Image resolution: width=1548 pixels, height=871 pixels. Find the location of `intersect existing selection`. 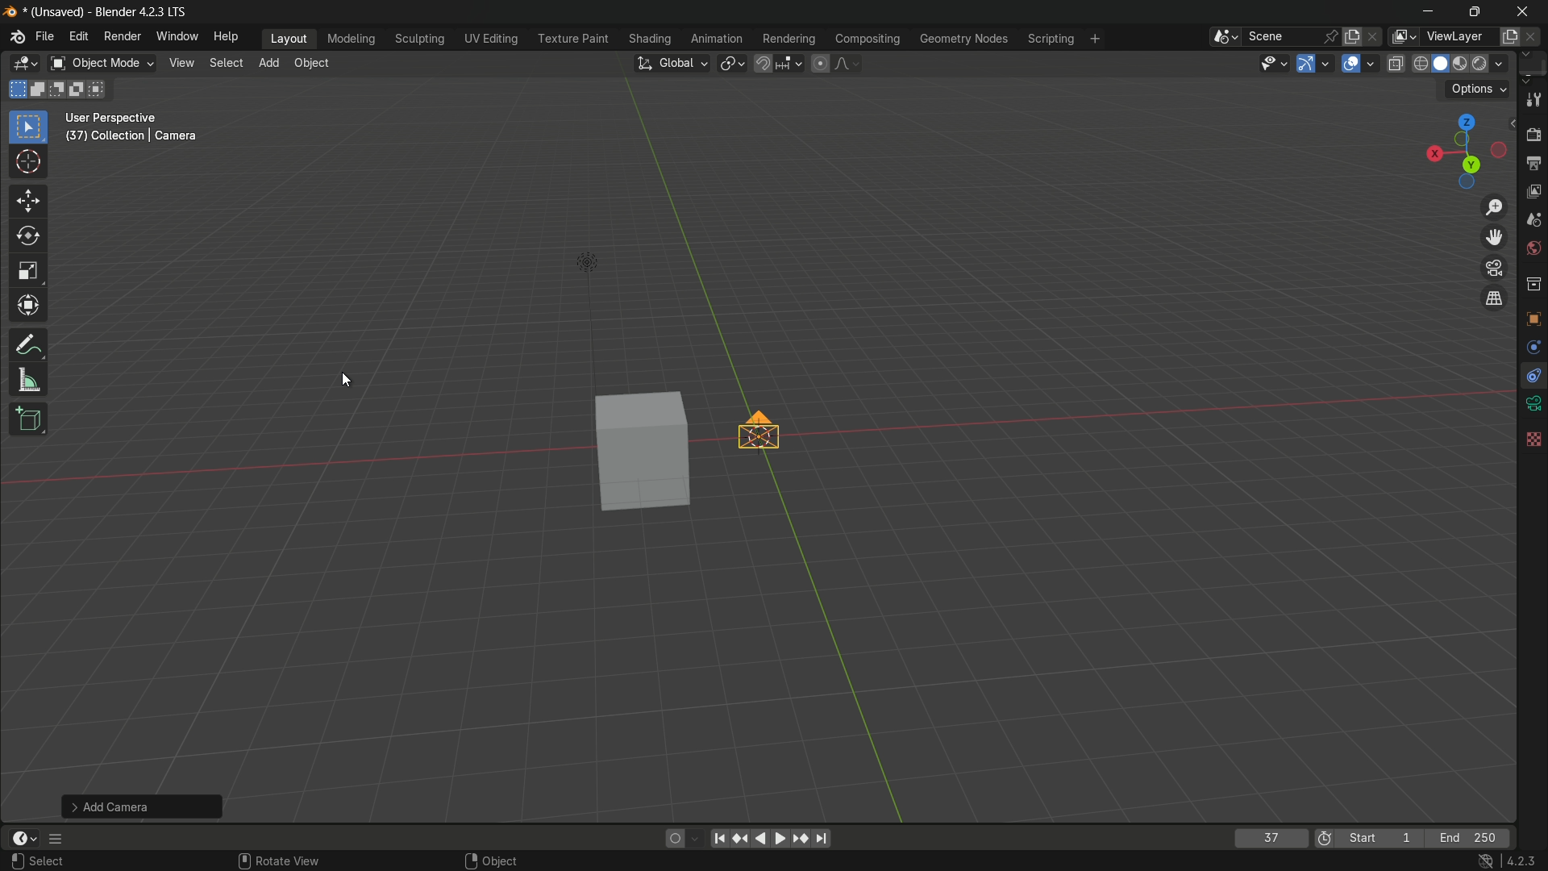

intersect existing selection is located at coordinates (104, 90).